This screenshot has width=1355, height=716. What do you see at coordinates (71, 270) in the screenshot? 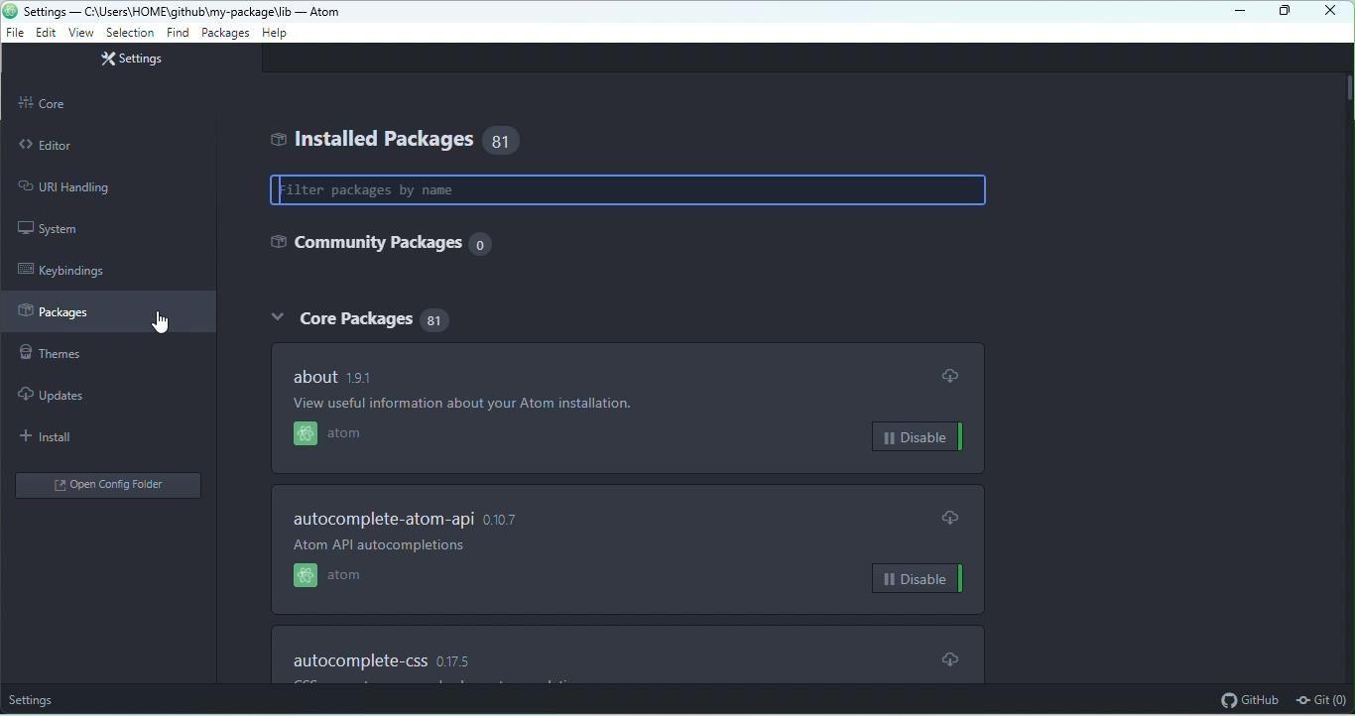
I see `keybindings` at bounding box center [71, 270].